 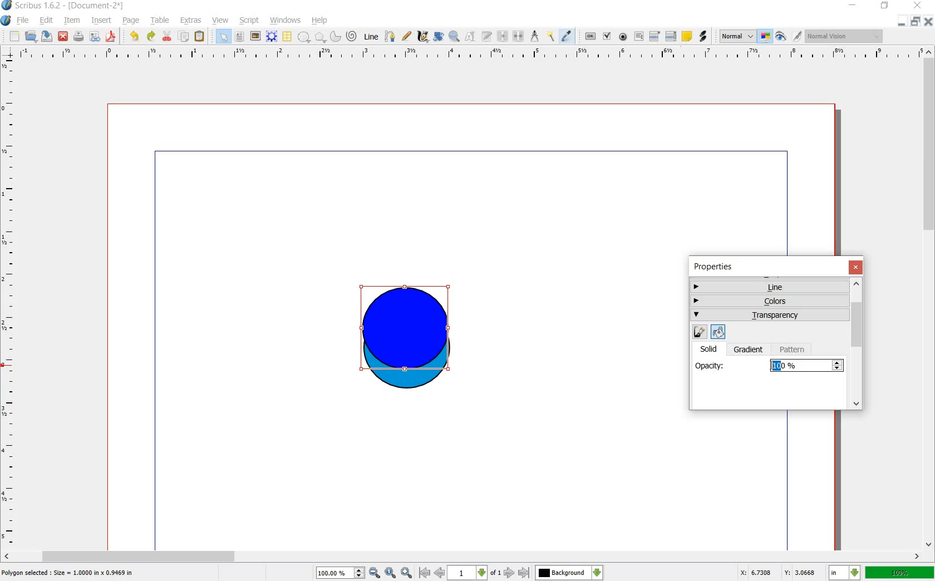 What do you see at coordinates (770, 316) in the screenshot?
I see `transparency` at bounding box center [770, 316].